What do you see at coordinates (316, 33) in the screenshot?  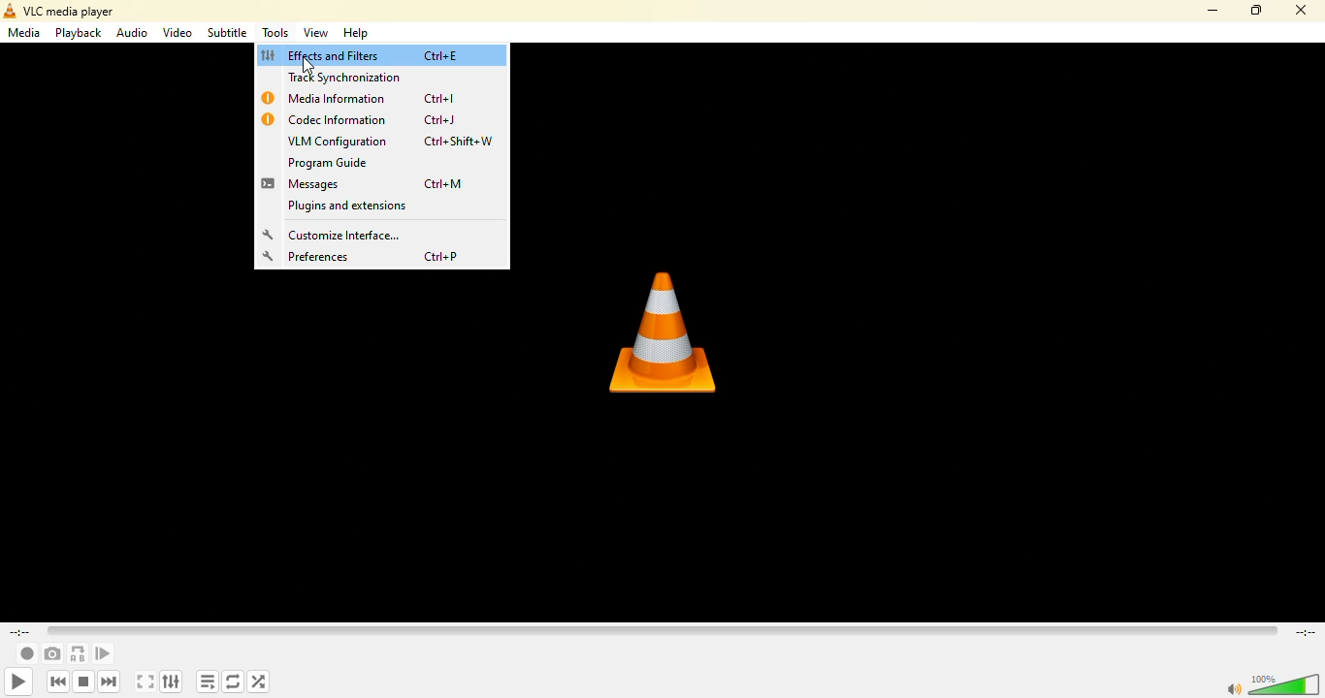 I see `view` at bounding box center [316, 33].